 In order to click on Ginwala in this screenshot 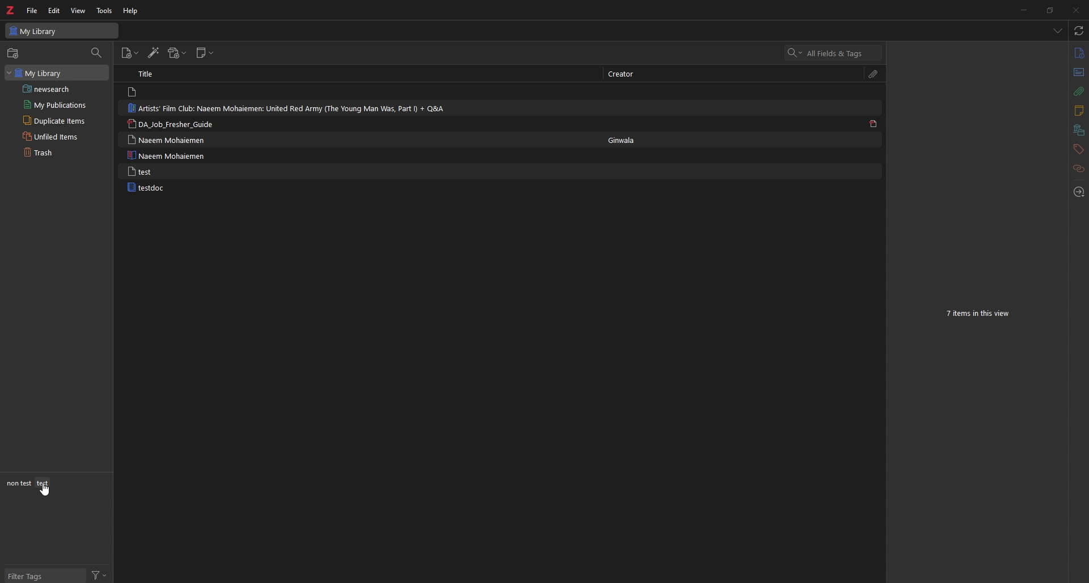, I will do `click(628, 140)`.